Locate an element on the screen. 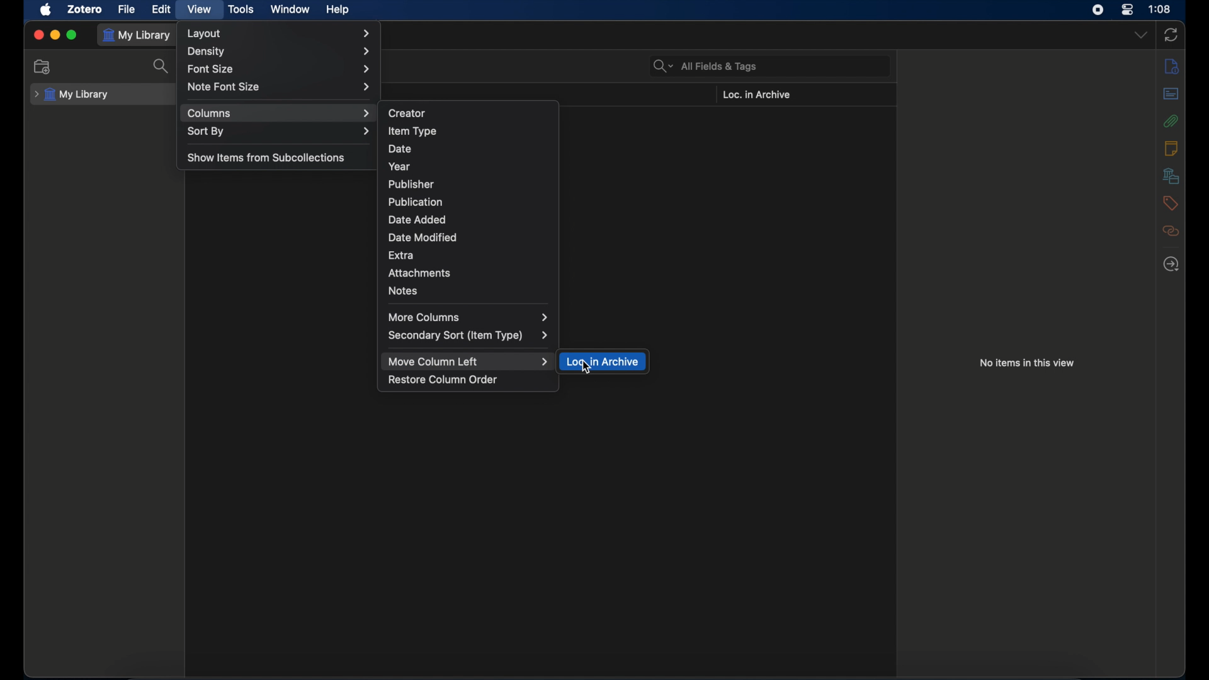 Image resolution: width=1209 pixels, height=680 pixels. extra is located at coordinates (401, 256).